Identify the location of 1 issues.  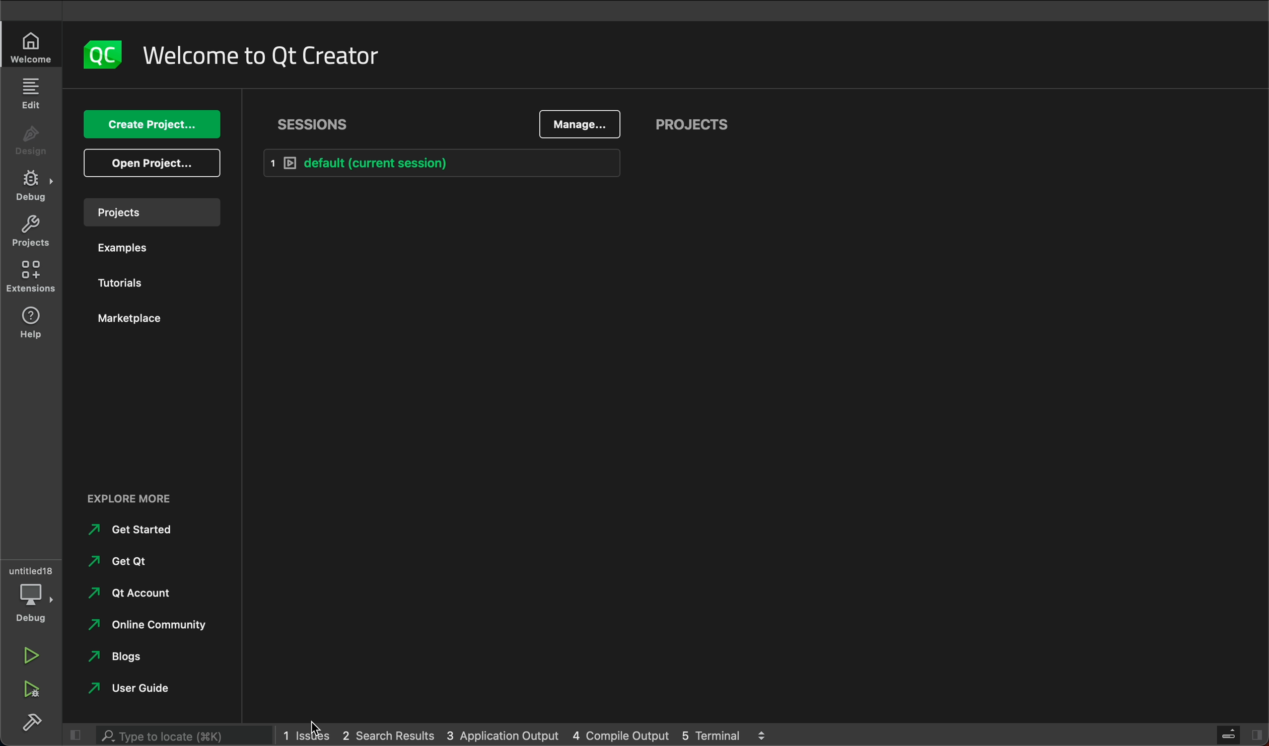
(301, 735).